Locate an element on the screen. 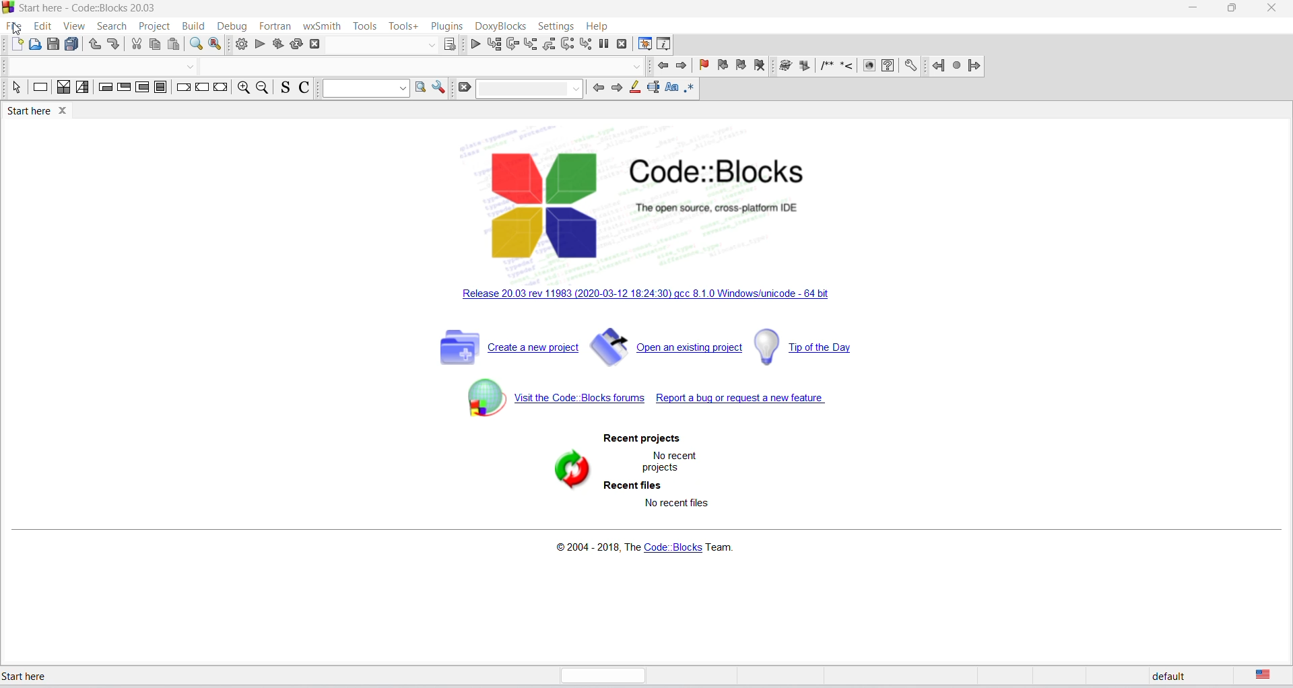 This screenshot has height=688, width=1293. close is located at coordinates (1272, 10).